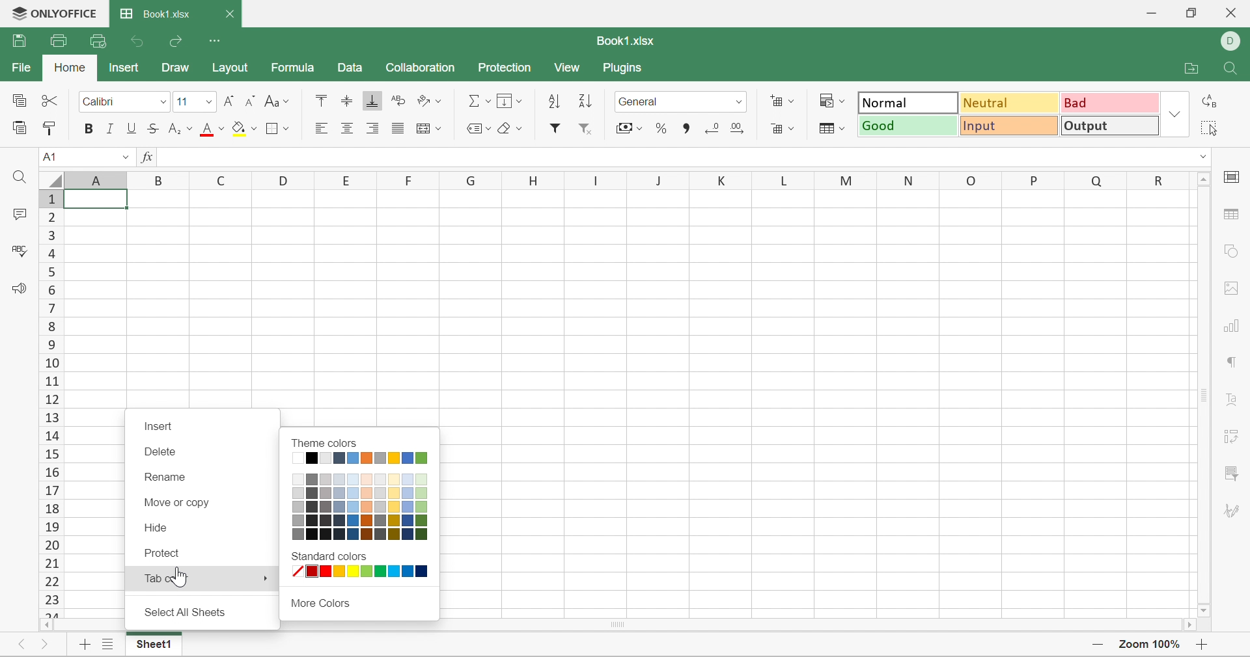 The width and height of the screenshot is (1250, 657). Describe the element at coordinates (161, 528) in the screenshot. I see `Hide` at that location.